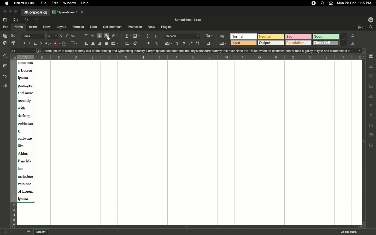  Describe the element at coordinates (75, 43) in the screenshot. I see ` Borders` at that location.